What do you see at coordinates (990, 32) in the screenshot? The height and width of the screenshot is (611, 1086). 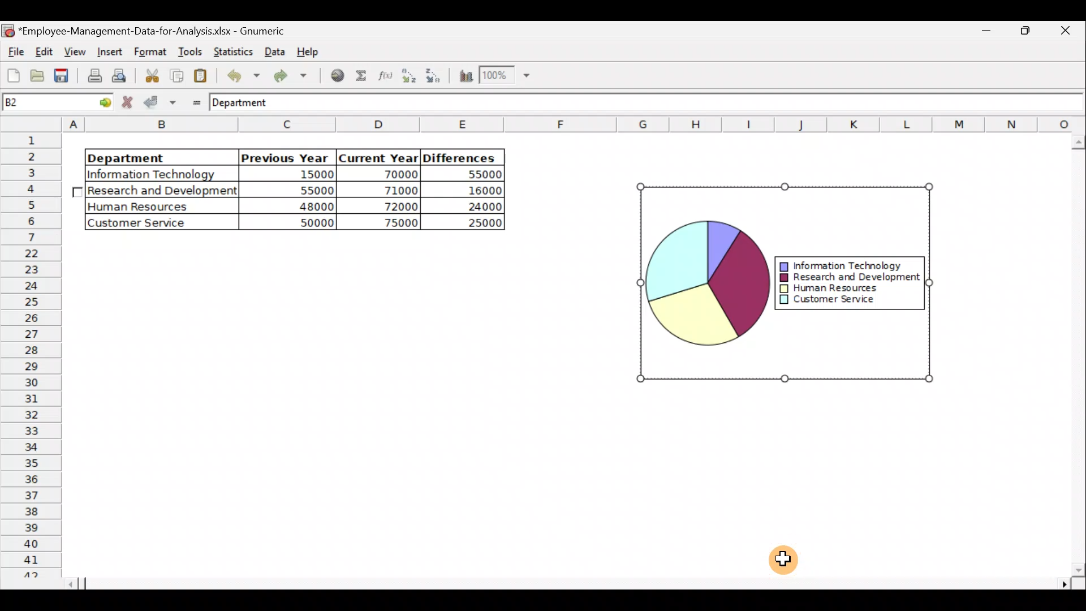 I see `Maximize` at bounding box center [990, 32].